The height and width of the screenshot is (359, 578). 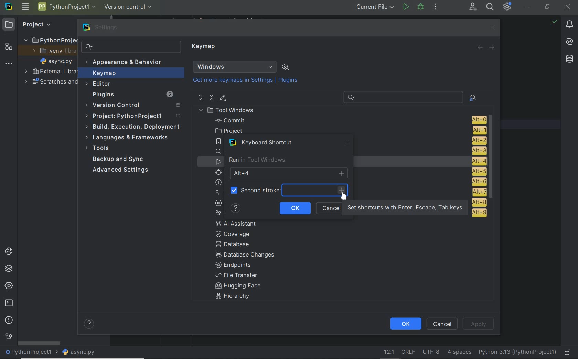 What do you see at coordinates (528, 6) in the screenshot?
I see `minimize` at bounding box center [528, 6].